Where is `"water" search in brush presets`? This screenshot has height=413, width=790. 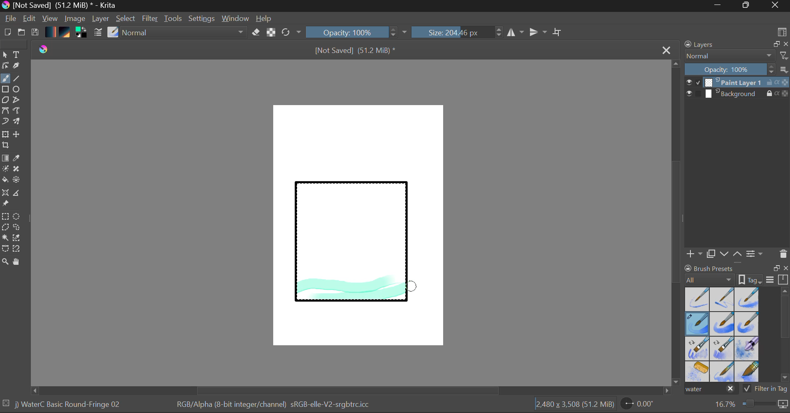
"water" search in brush presets is located at coordinates (710, 390).